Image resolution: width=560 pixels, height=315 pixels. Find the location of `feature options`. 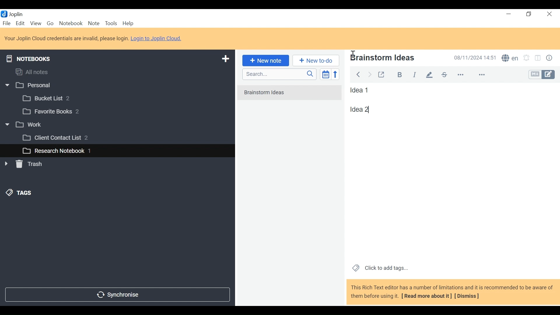

feature options is located at coordinates (484, 75).